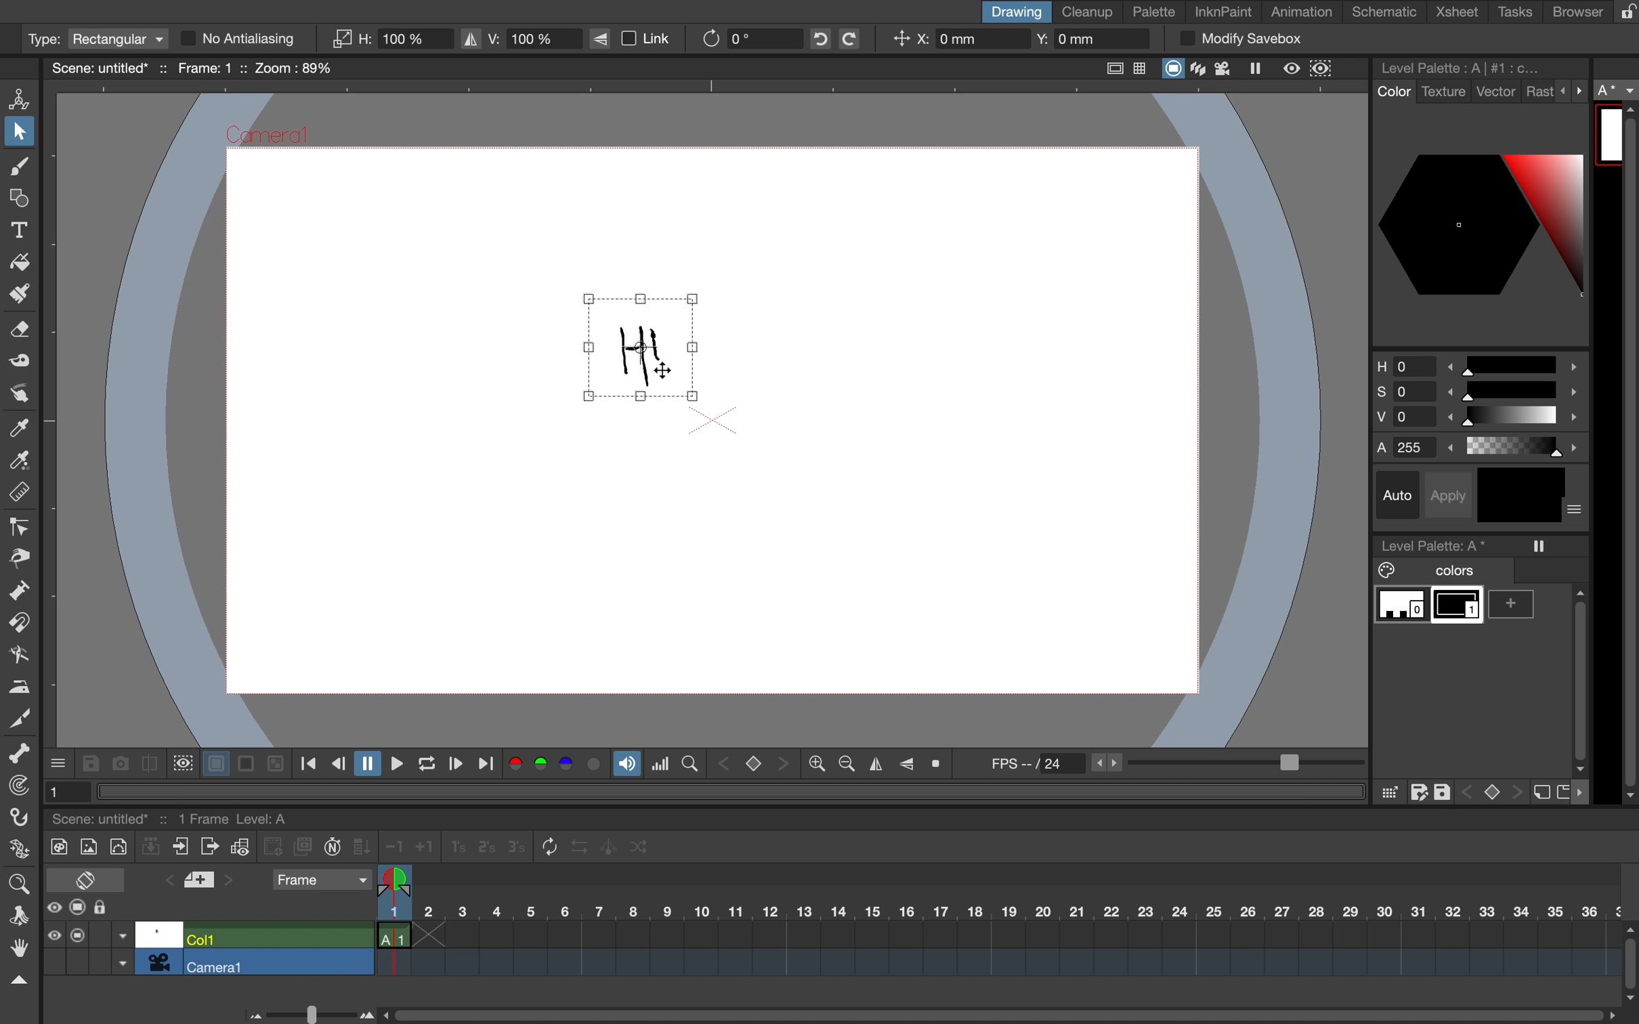  I want to click on auto input cell number, so click(333, 849).